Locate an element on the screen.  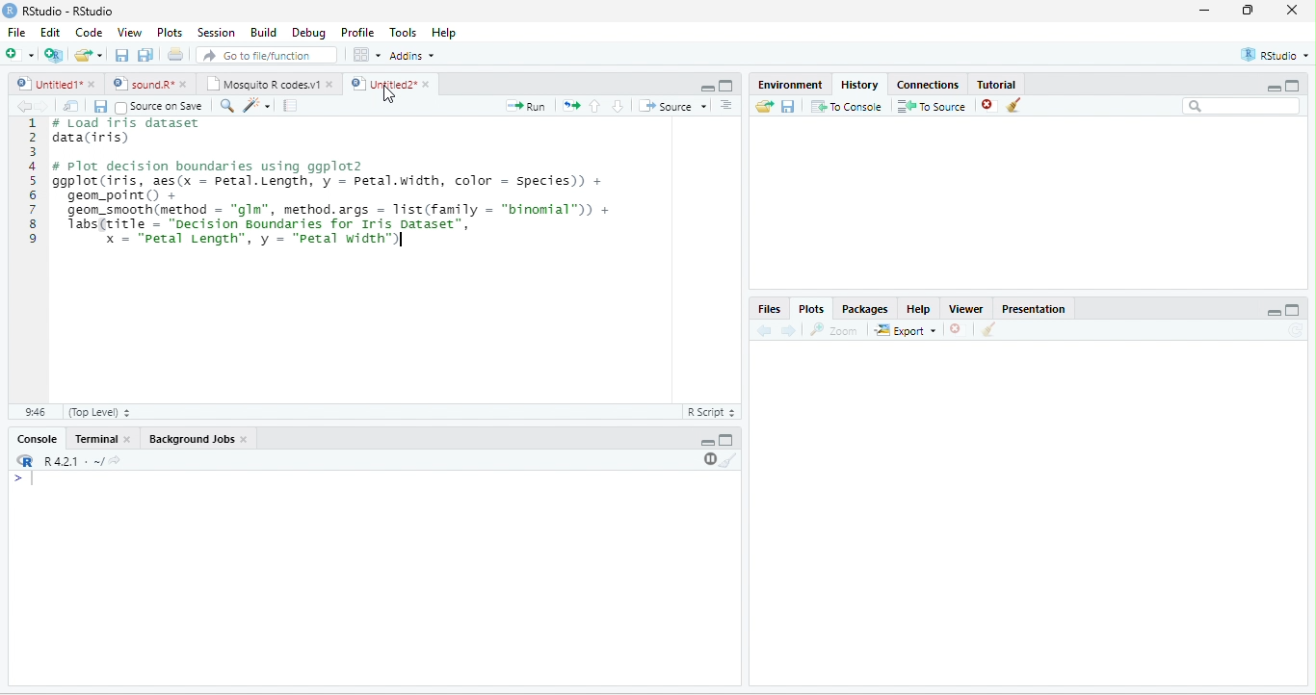
close is located at coordinates (1292, 10).